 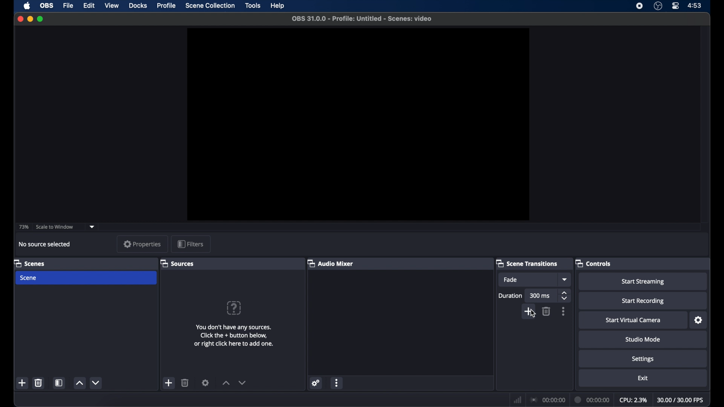 What do you see at coordinates (23, 383) in the screenshot?
I see `add` at bounding box center [23, 383].